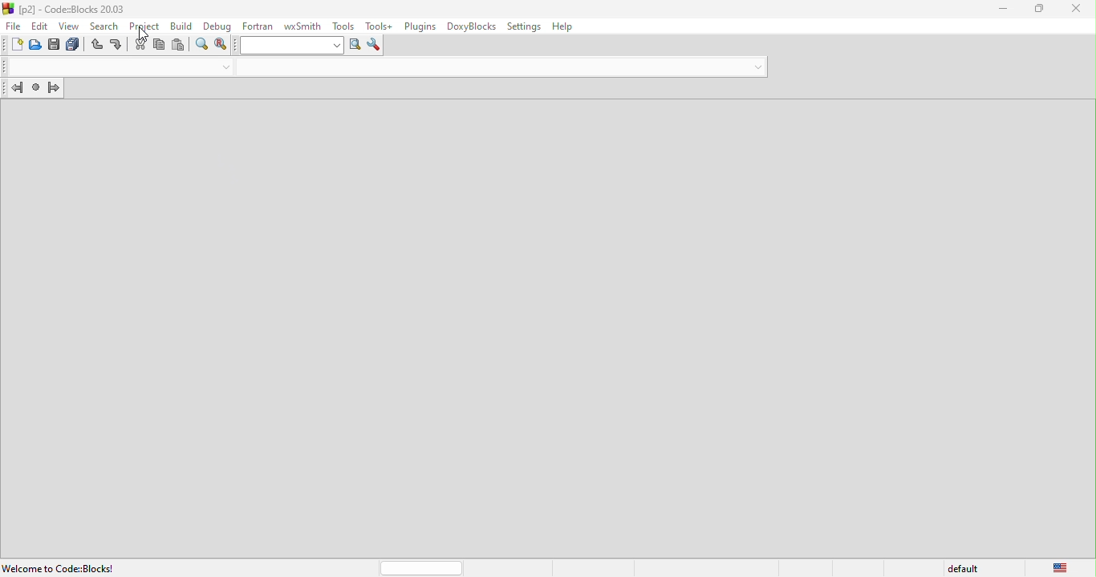 This screenshot has width=1096, height=577. Describe the element at coordinates (341, 25) in the screenshot. I see `tools` at that location.